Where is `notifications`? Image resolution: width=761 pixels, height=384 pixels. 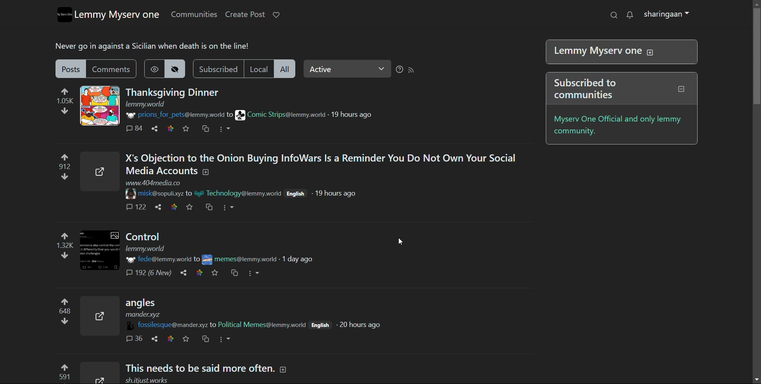 notifications is located at coordinates (629, 15).